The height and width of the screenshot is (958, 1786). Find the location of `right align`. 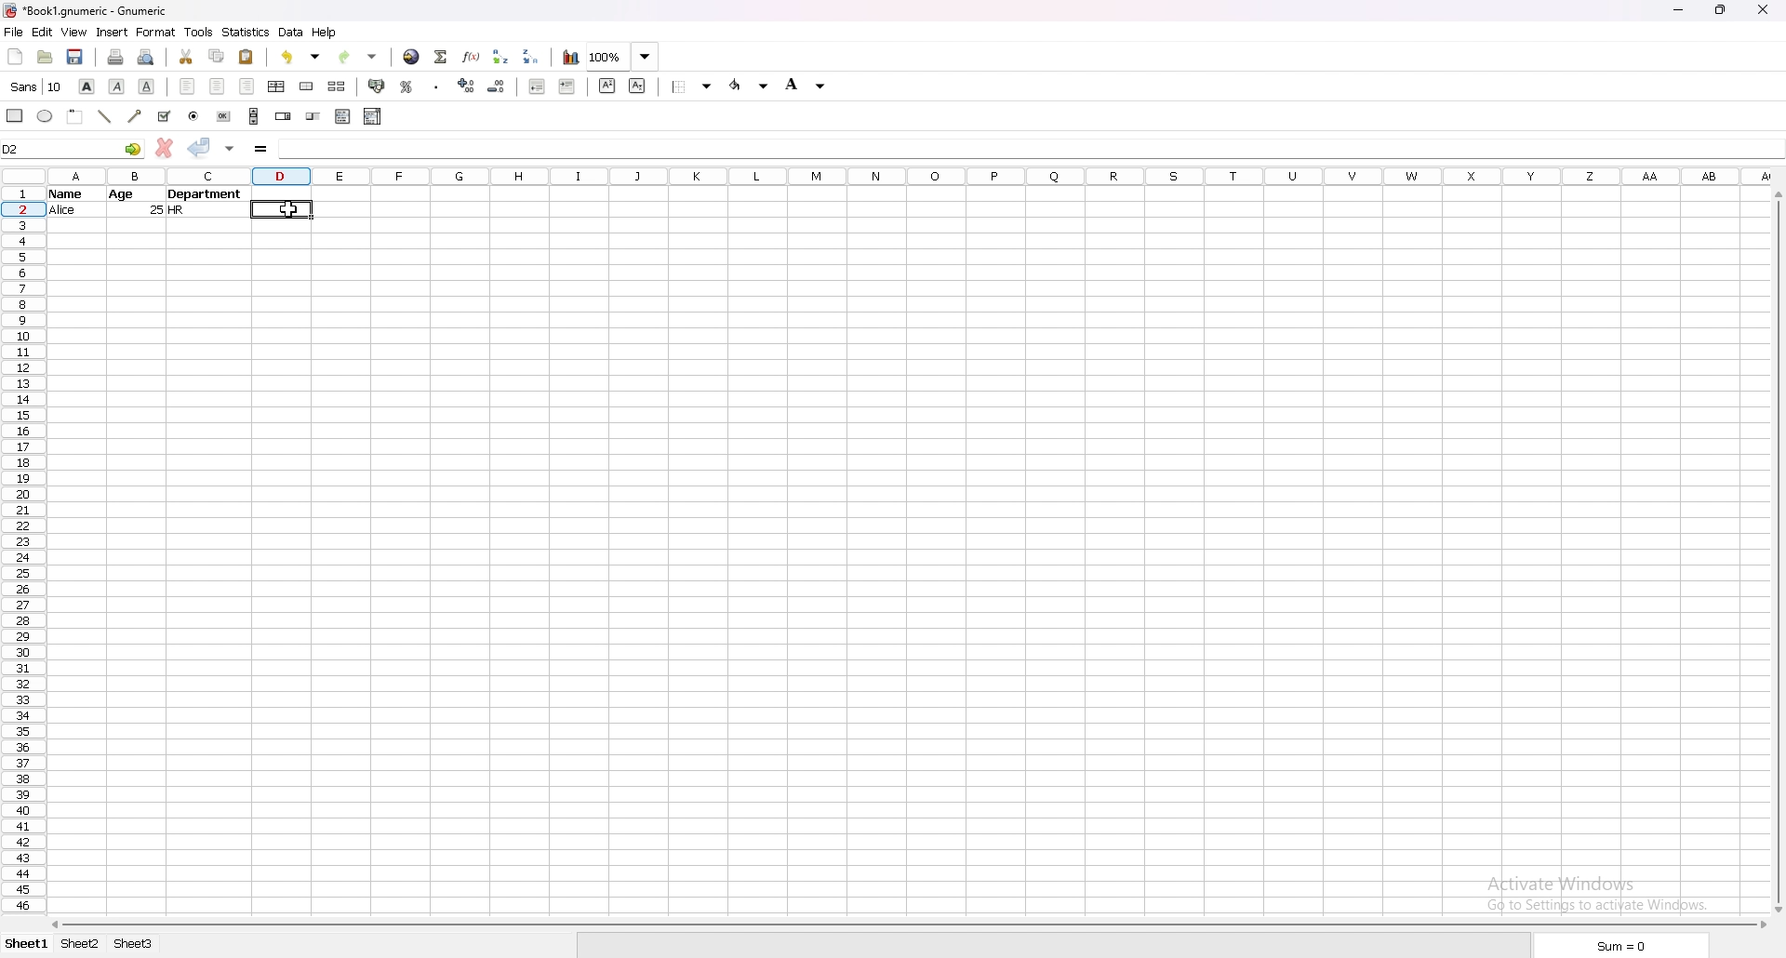

right align is located at coordinates (247, 86).